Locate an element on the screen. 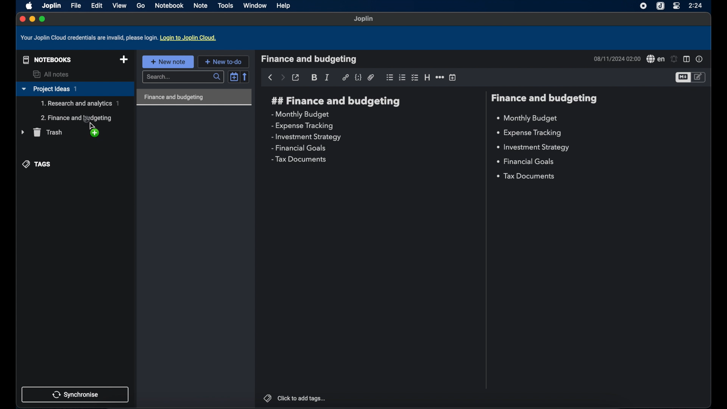 This screenshot has height=409, width=727. apple icon is located at coordinates (28, 5).